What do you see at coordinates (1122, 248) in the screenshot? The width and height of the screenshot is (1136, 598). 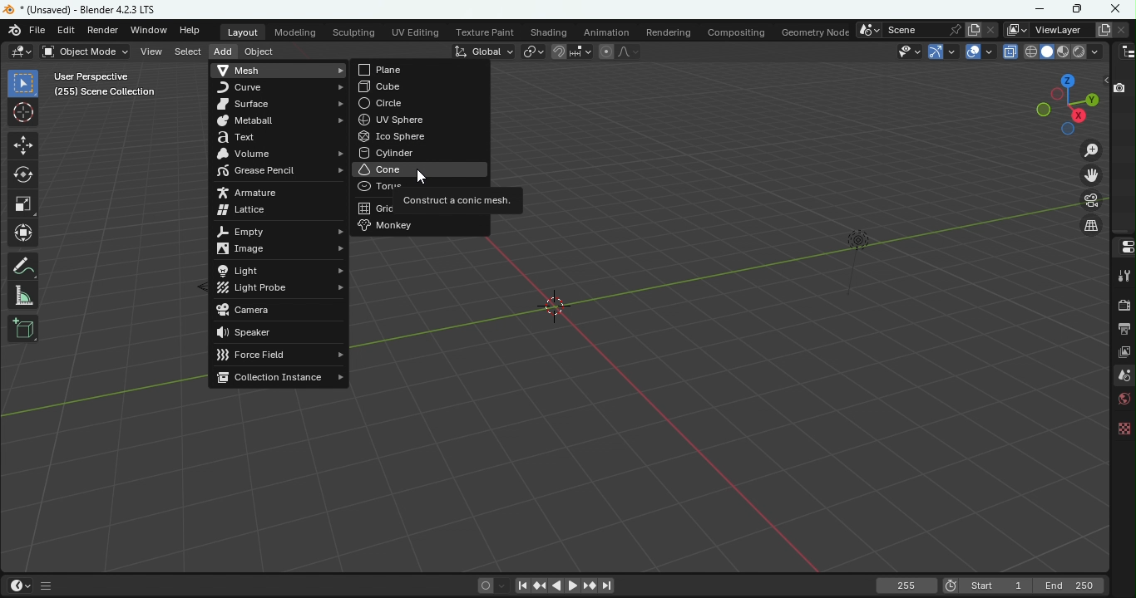 I see `Editor type` at bounding box center [1122, 248].